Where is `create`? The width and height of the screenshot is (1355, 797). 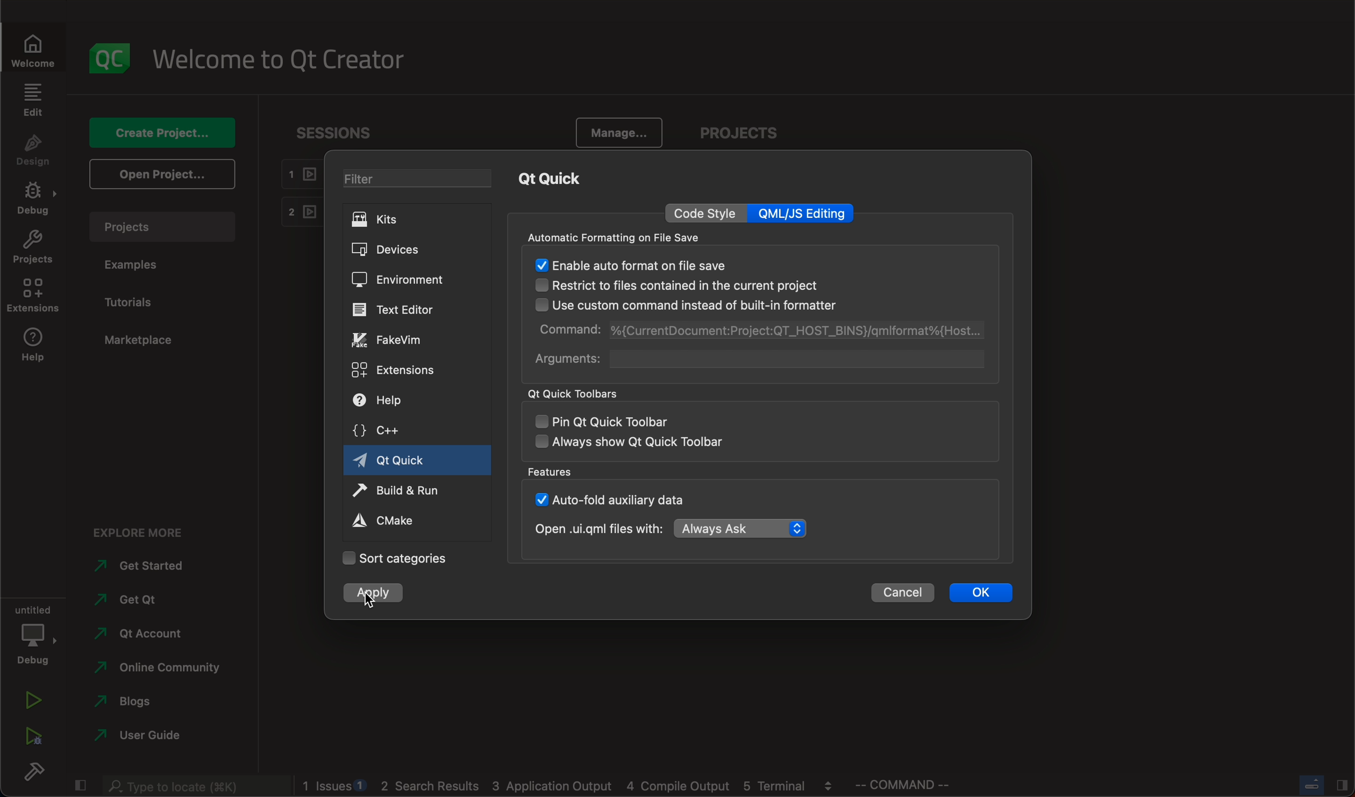
create is located at coordinates (163, 133).